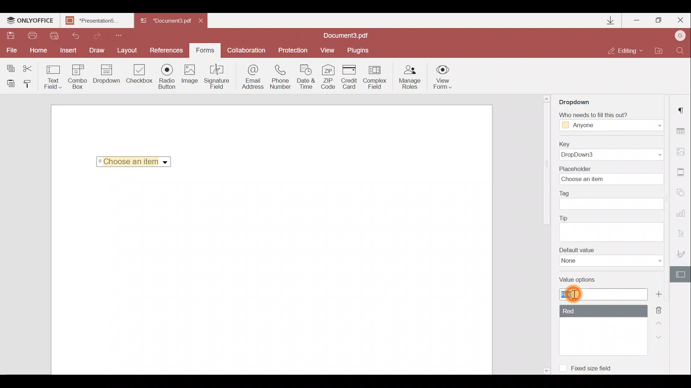 This screenshot has height=388, width=691. I want to click on Signature settings, so click(680, 251).